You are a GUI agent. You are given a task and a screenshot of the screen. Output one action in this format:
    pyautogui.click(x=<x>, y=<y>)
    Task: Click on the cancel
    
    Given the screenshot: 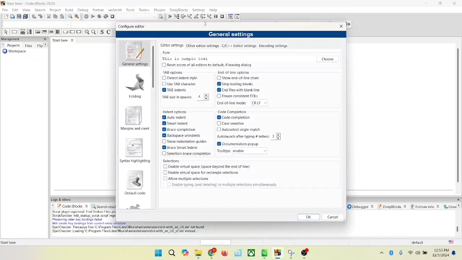 What is the action you would take?
    pyautogui.click(x=334, y=217)
    